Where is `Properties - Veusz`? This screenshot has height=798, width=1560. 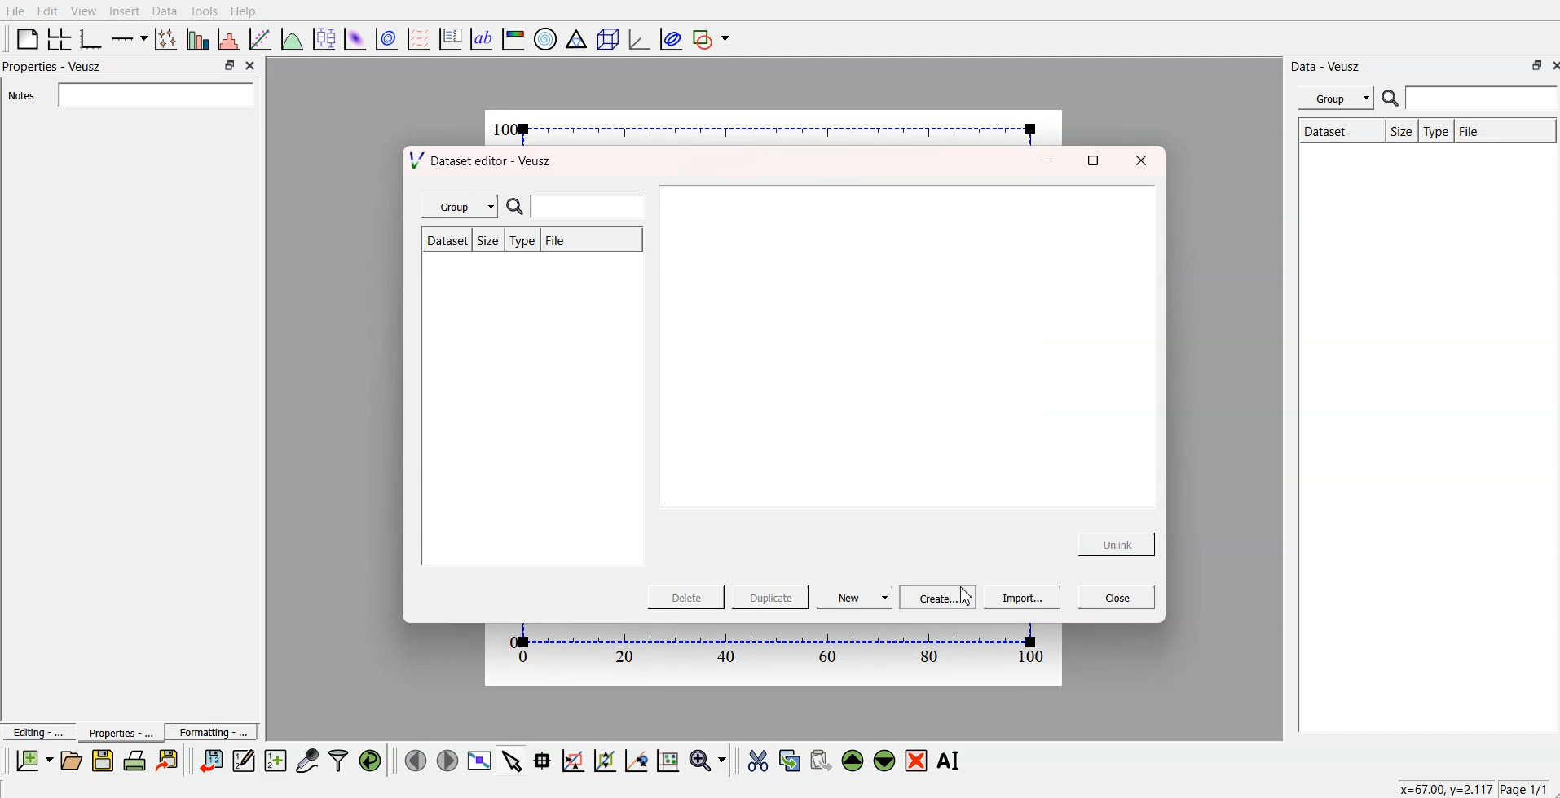
Properties - Veusz is located at coordinates (53, 68).